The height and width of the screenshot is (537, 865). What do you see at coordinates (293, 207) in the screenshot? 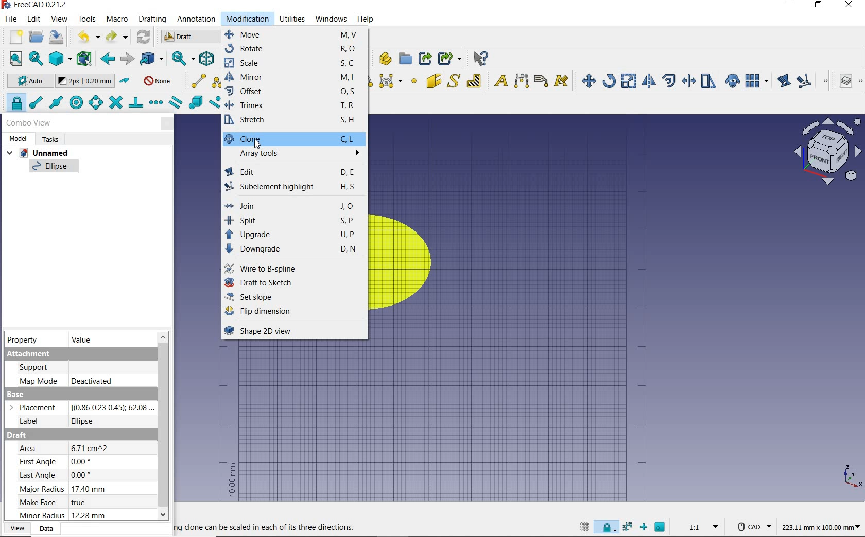
I see `join` at bounding box center [293, 207].